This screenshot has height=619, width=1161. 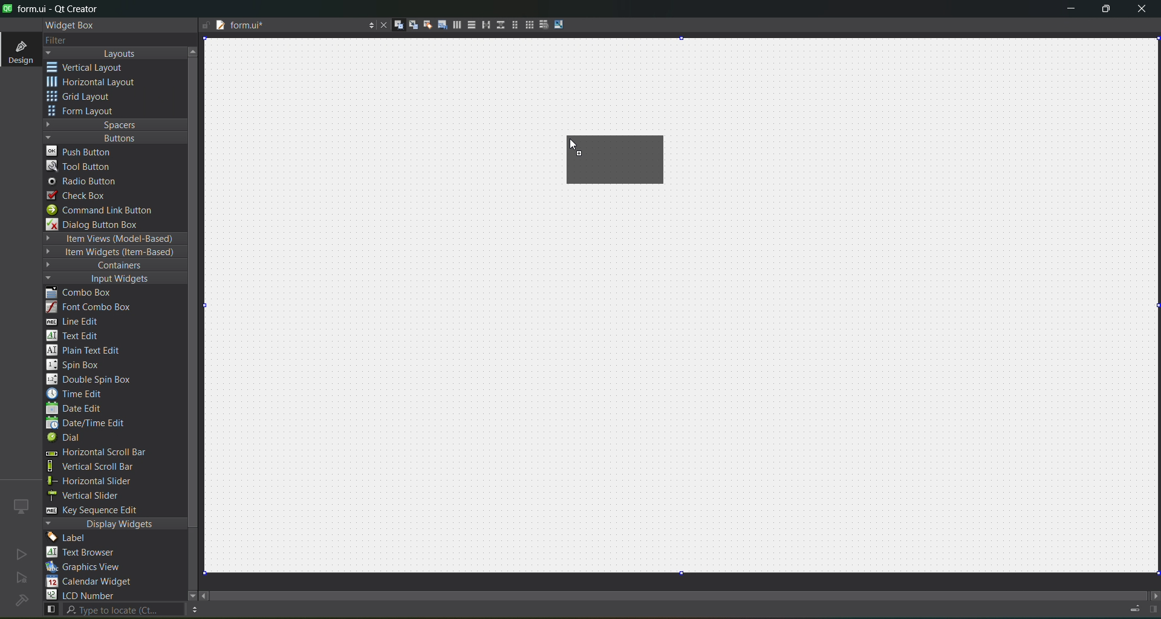 What do you see at coordinates (394, 25) in the screenshot?
I see `edit widgets` at bounding box center [394, 25].